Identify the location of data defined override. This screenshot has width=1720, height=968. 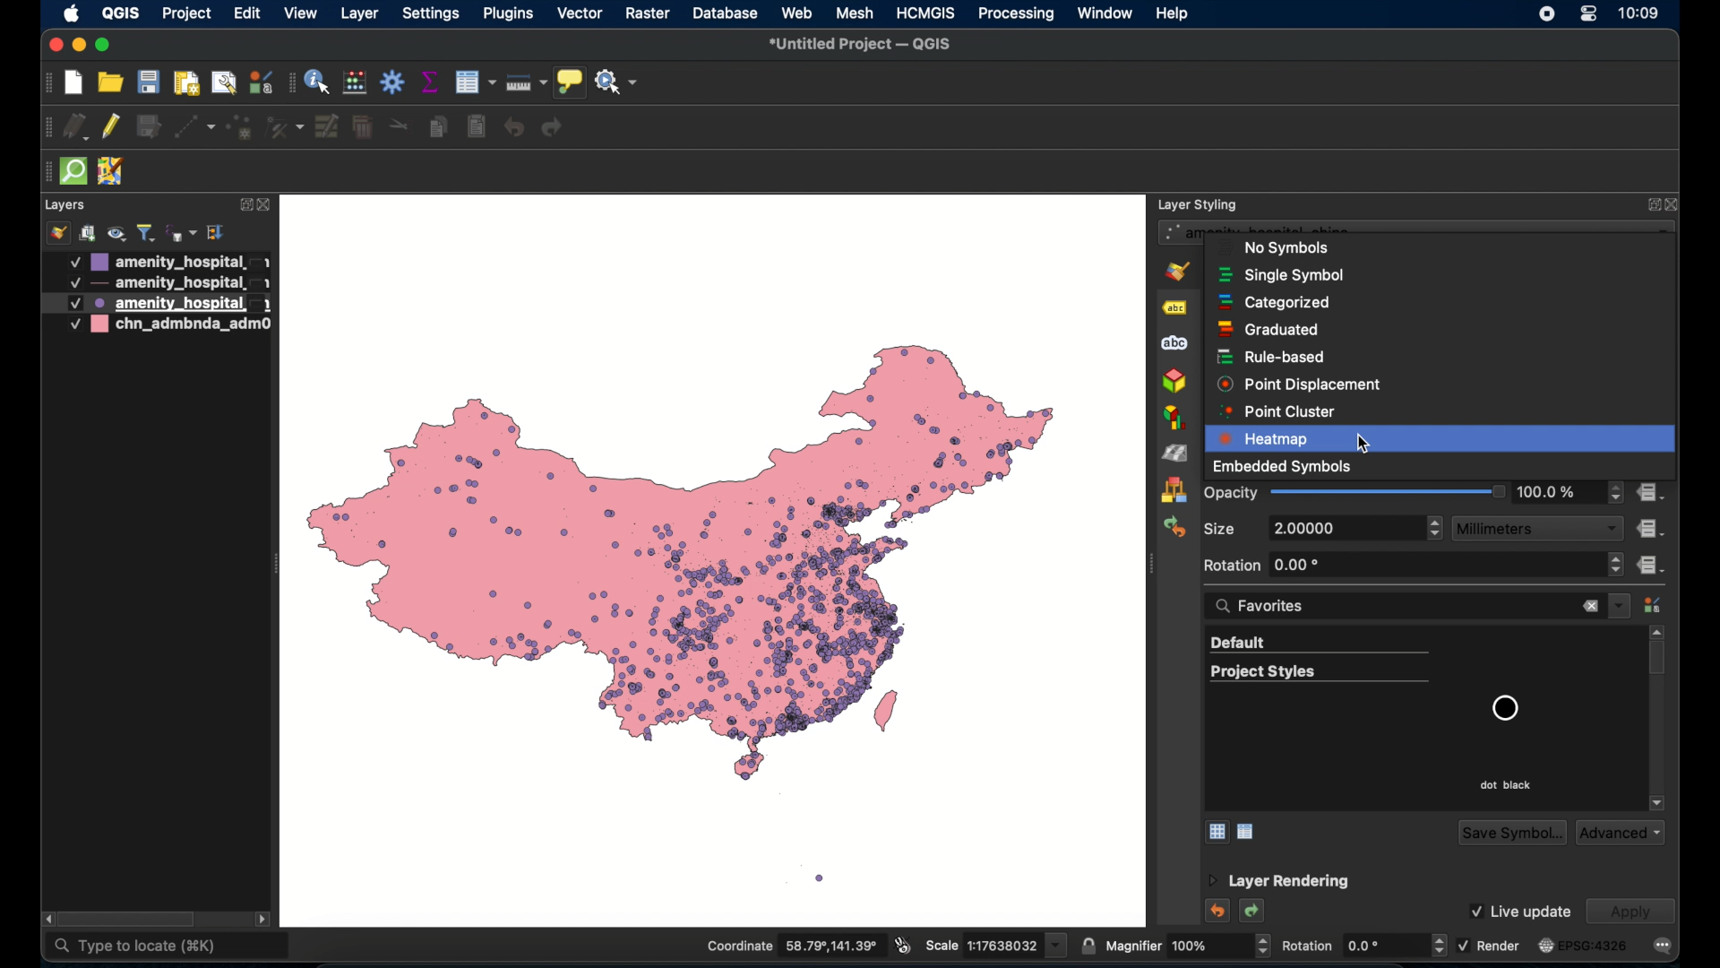
(1652, 566).